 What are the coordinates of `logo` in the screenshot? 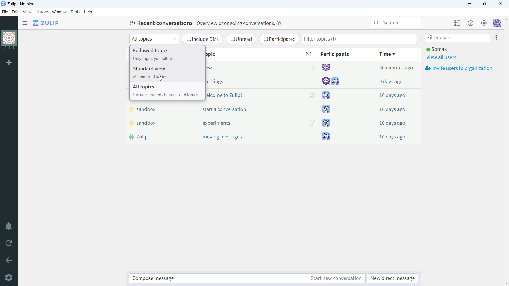 It's located at (3, 4).